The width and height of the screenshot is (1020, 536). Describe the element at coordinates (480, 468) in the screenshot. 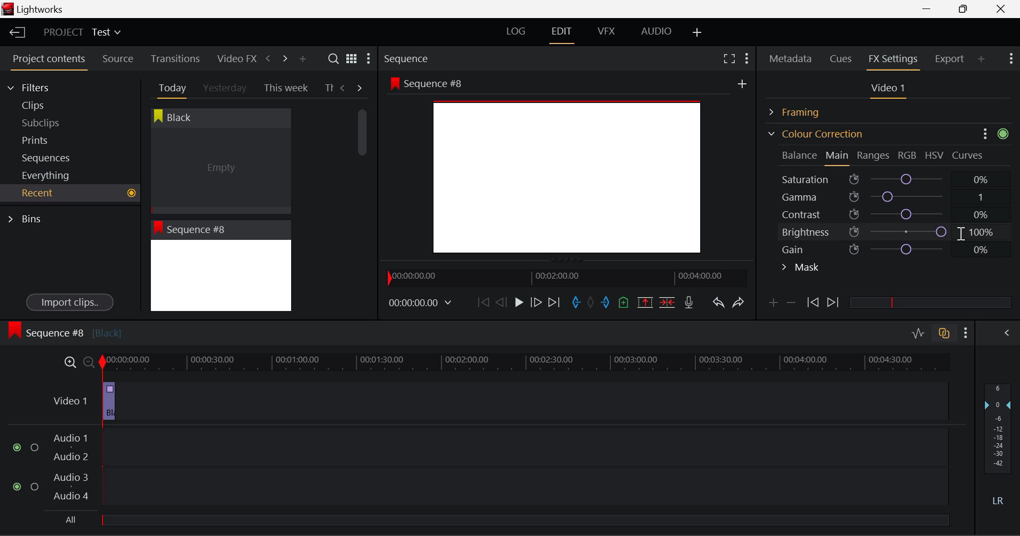

I see `Audio Input Fields` at that location.